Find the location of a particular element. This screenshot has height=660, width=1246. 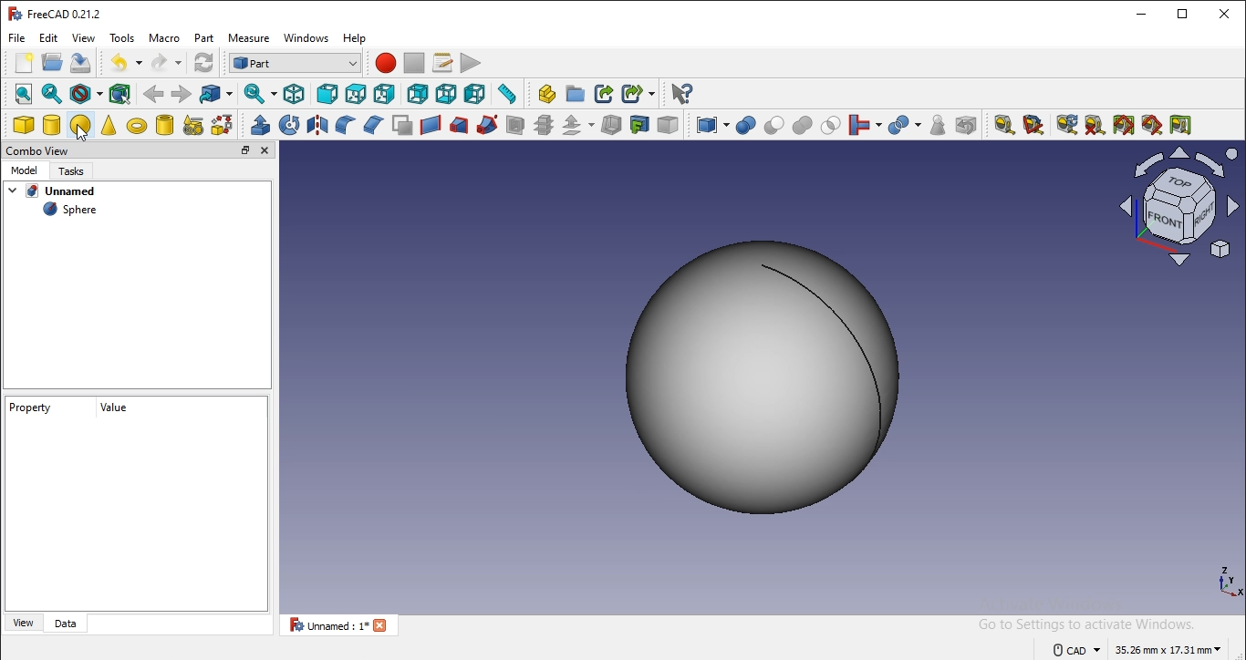

bounding box is located at coordinates (118, 94).